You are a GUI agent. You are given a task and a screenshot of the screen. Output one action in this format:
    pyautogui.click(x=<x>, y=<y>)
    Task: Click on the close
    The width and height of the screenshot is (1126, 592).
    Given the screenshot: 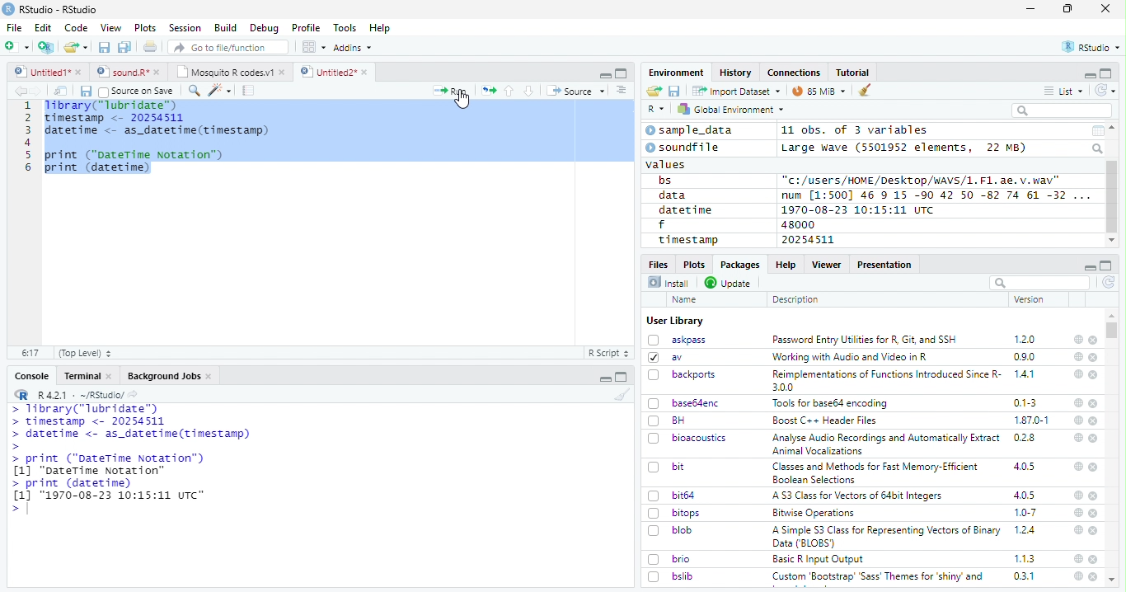 What is the action you would take?
    pyautogui.click(x=1095, y=421)
    